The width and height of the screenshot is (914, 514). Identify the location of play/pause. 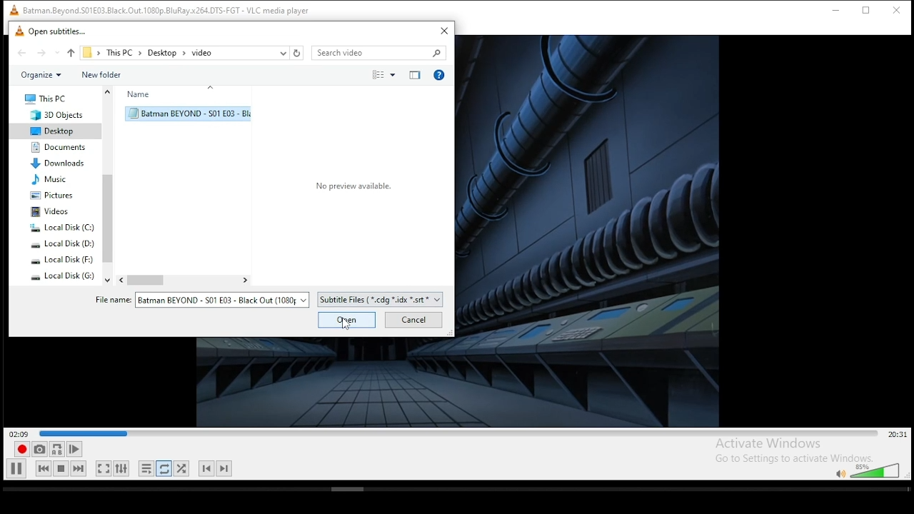
(16, 469).